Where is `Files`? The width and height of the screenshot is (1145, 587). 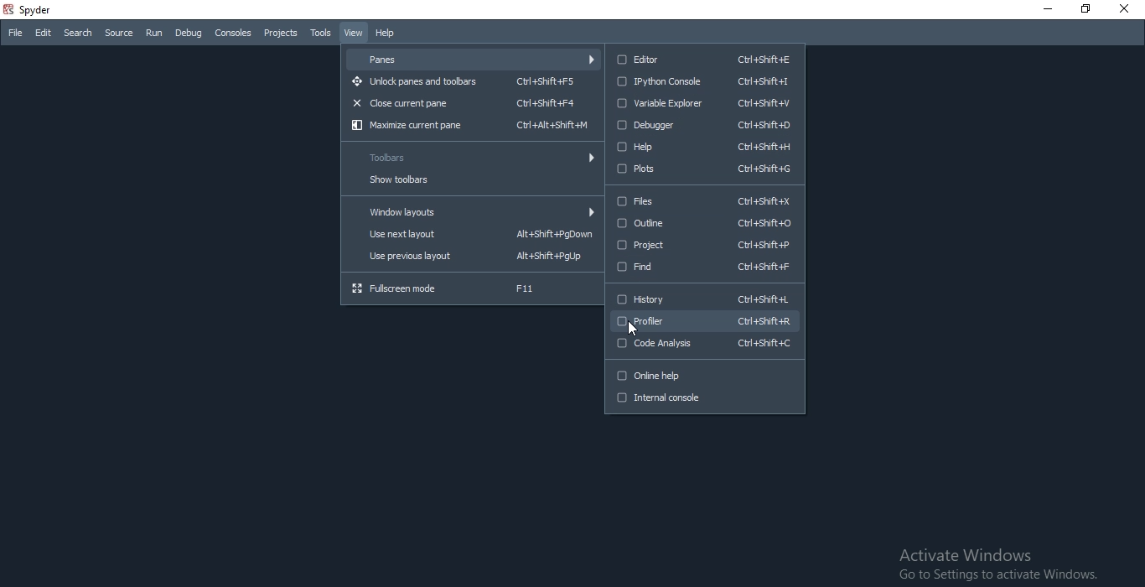 Files is located at coordinates (702, 201).